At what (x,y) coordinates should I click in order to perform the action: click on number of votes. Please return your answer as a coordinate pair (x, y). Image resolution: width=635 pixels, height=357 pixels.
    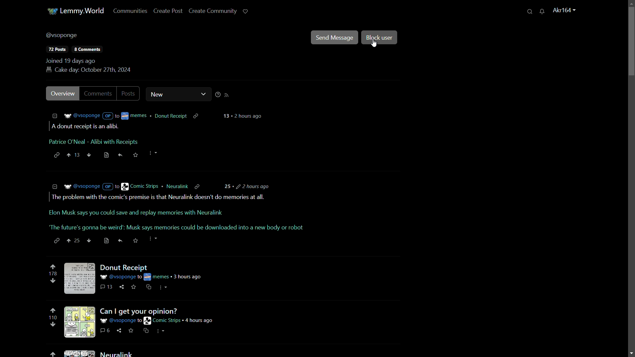
    Looking at the image, I should click on (53, 318).